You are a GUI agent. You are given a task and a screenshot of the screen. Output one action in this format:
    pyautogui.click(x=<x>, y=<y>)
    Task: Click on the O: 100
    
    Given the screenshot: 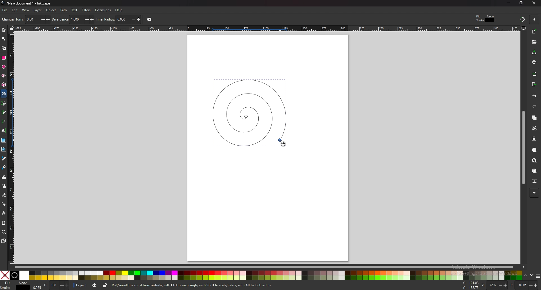 What is the action you would take?
    pyautogui.click(x=56, y=286)
    